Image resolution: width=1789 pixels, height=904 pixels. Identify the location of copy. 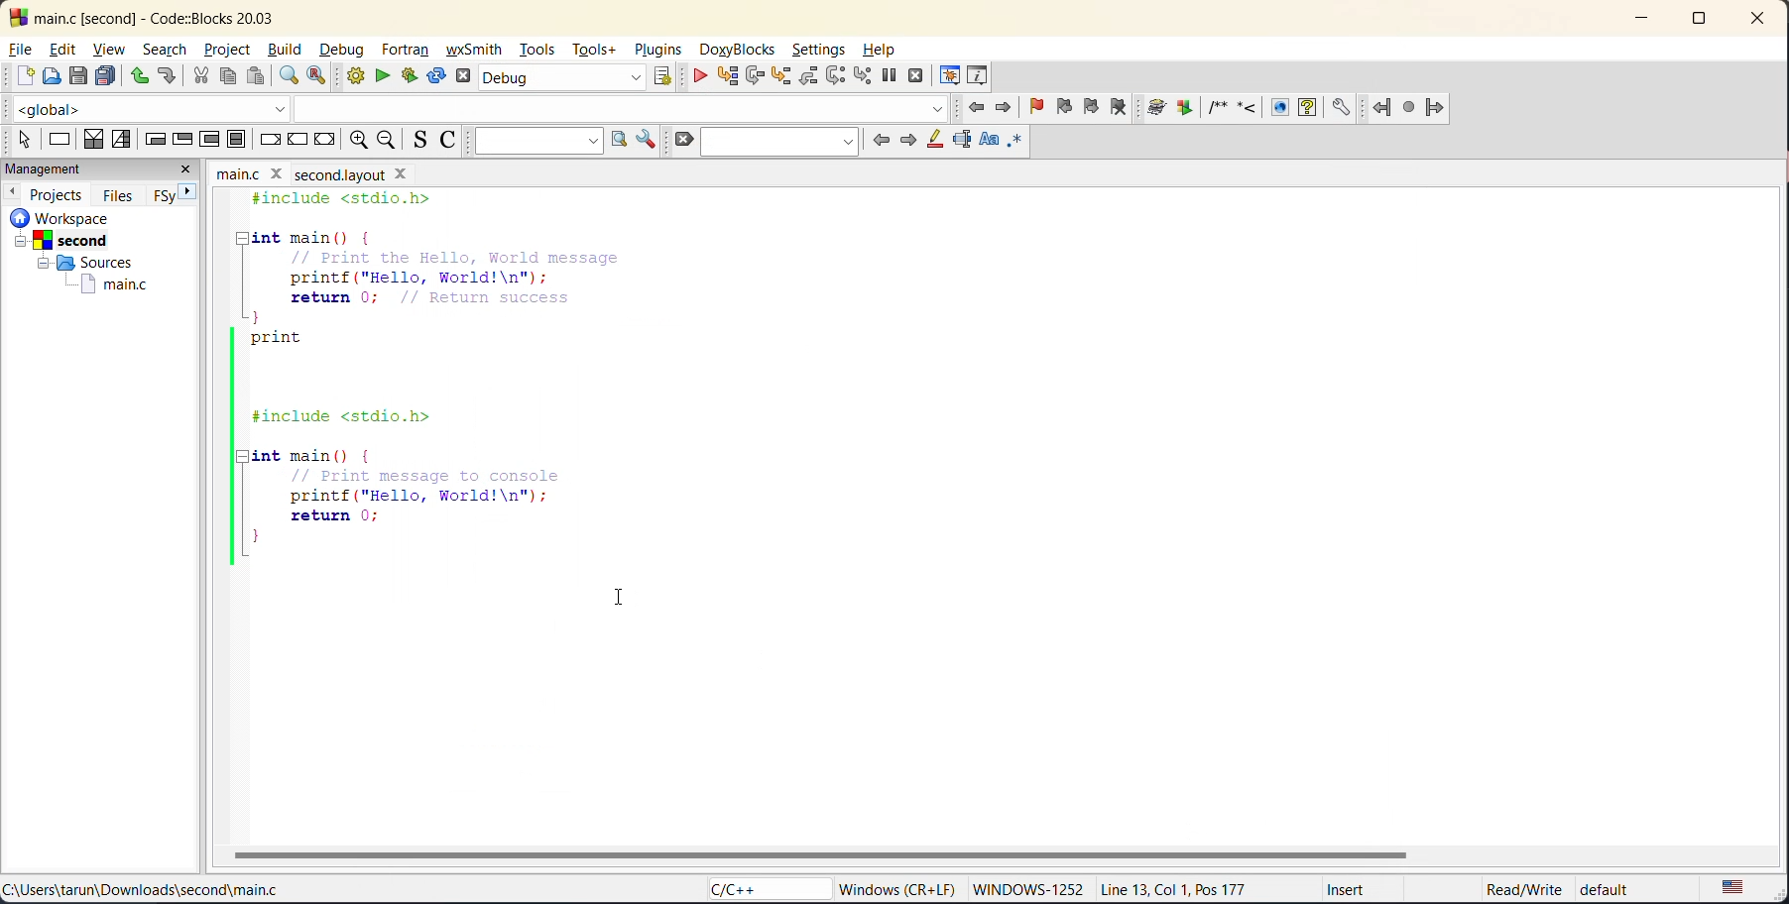
(229, 77).